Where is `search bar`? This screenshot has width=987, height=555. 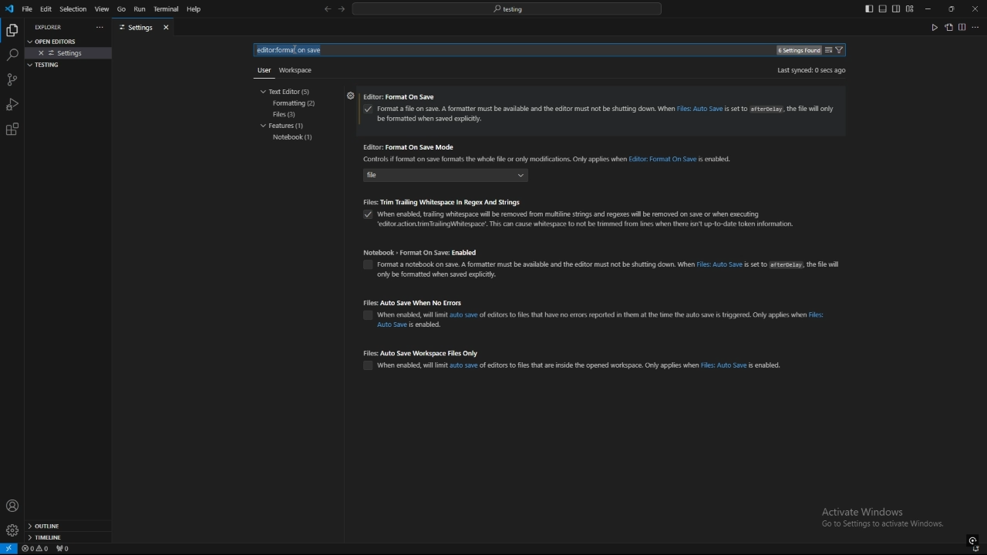
search bar is located at coordinates (507, 8).